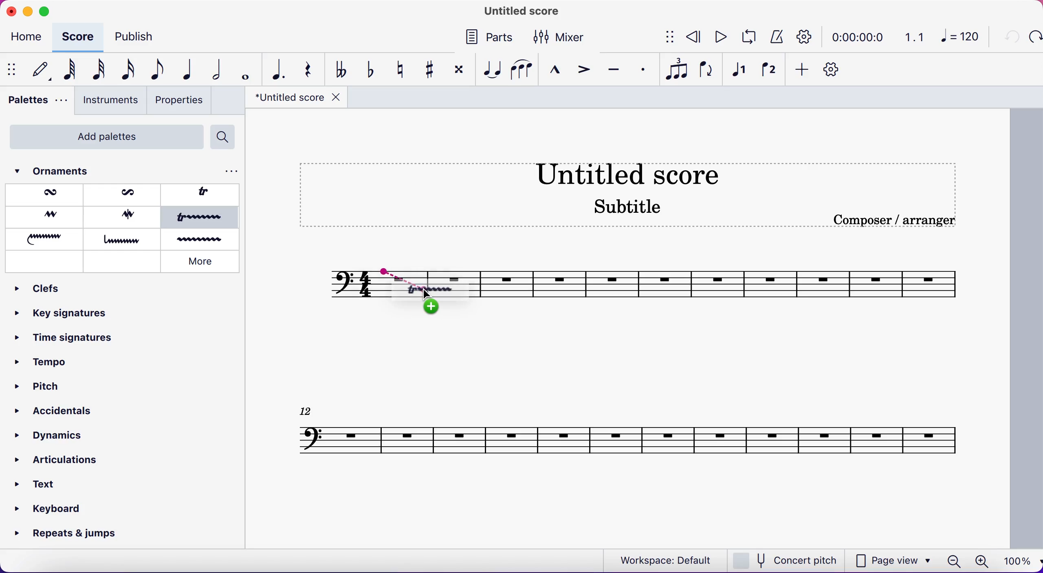 The image size is (1043, 573). Describe the element at coordinates (615, 69) in the screenshot. I see `tenuto` at that location.